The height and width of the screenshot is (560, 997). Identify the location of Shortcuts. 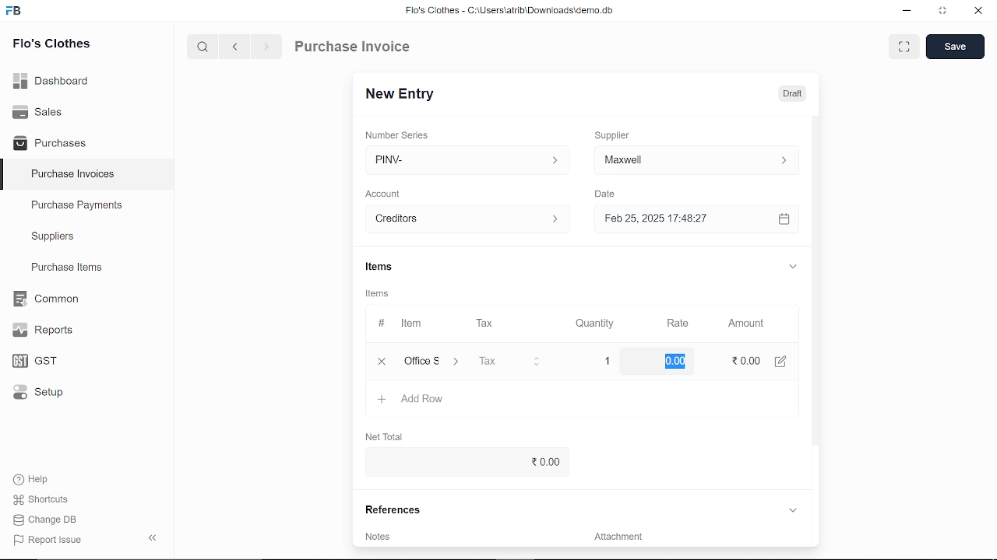
(38, 500).